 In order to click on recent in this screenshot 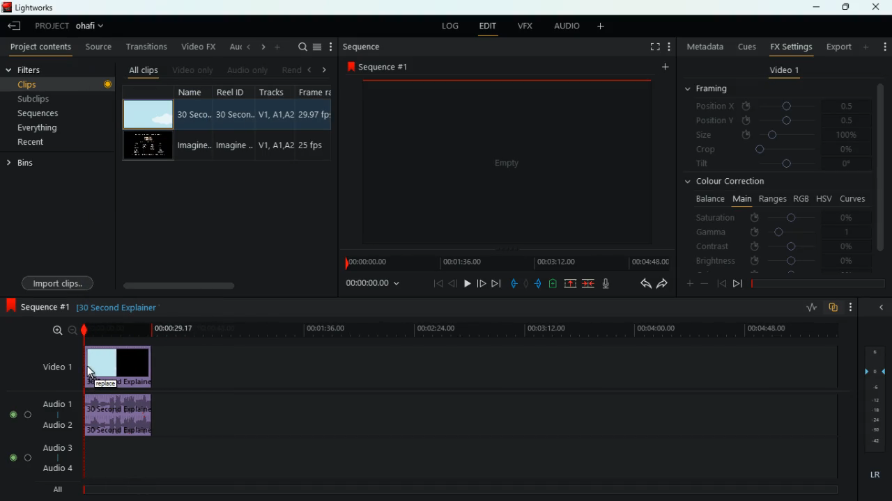, I will do `click(35, 144)`.